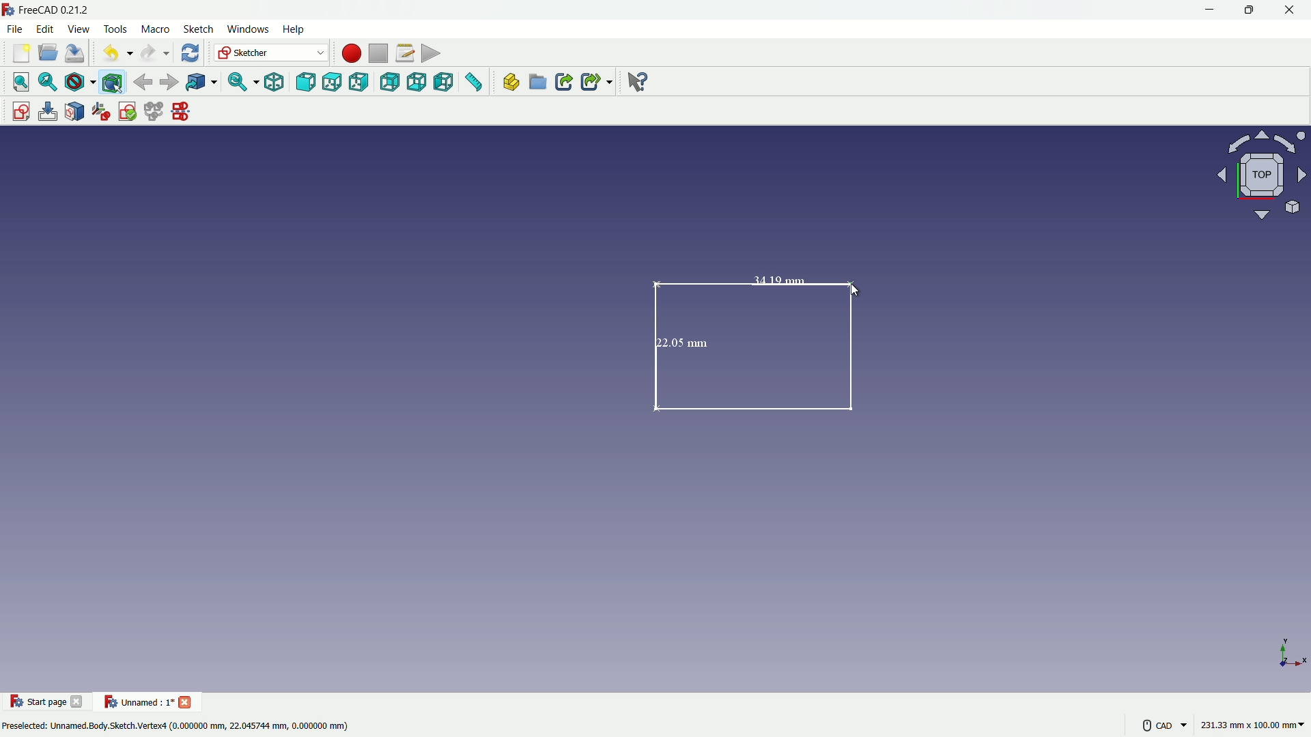 The width and height of the screenshot is (1311, 737). Describe the element at coordinates (187, 701) in the screenshot. I see `close project` at that location.